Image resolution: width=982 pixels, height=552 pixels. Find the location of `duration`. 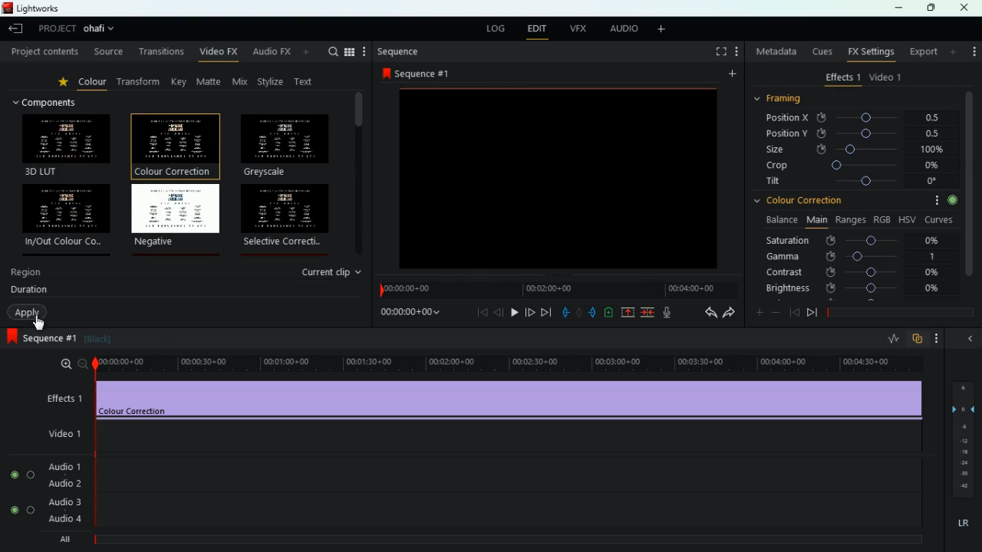

duration is located at coordinates (29, 291).